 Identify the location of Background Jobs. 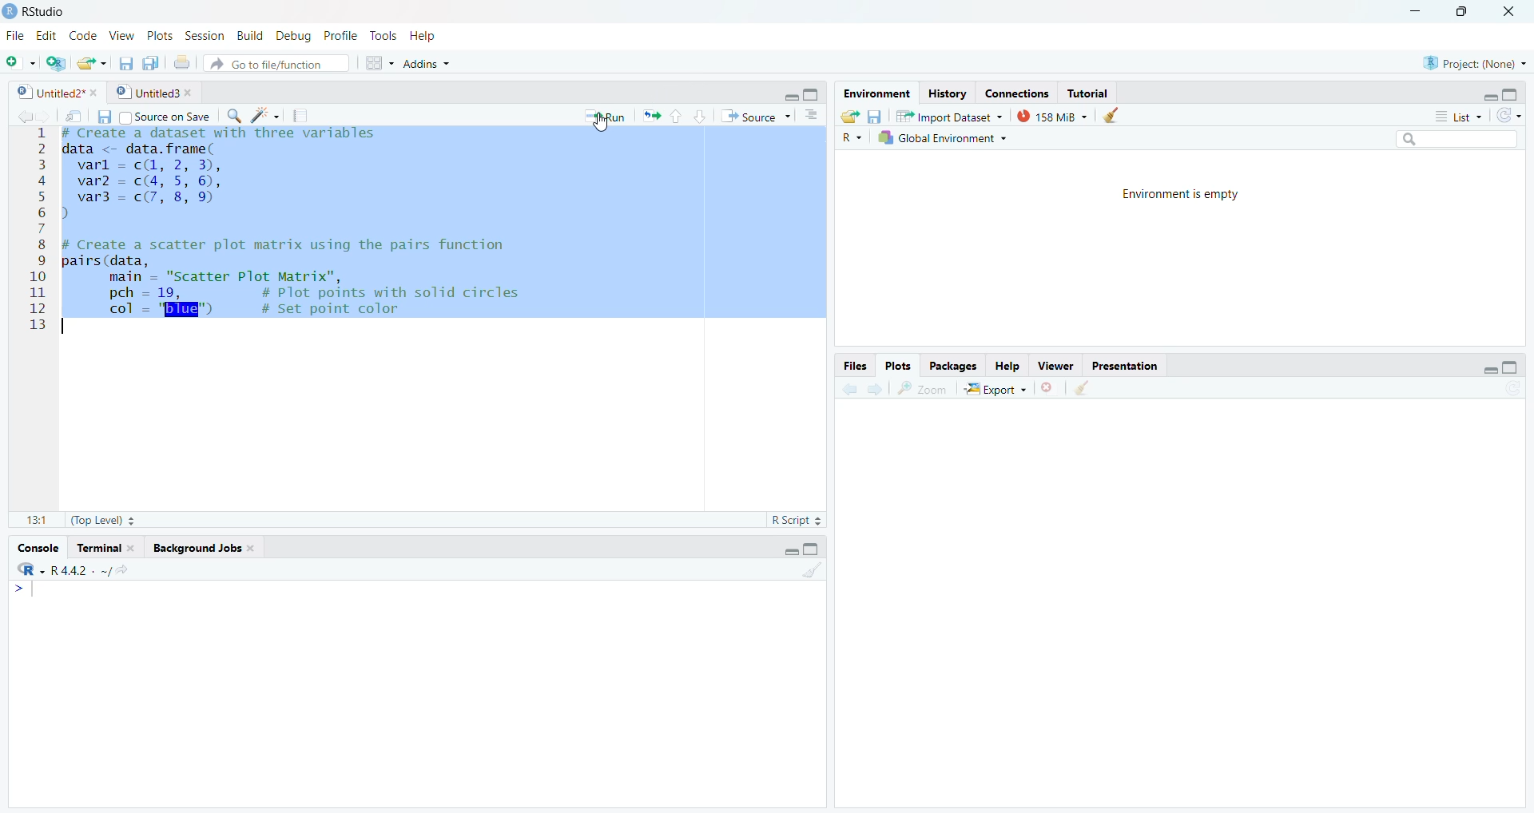
(213, 546).